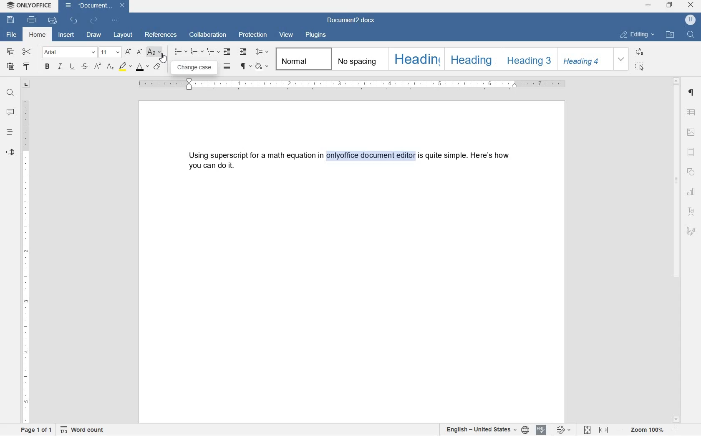  I want to click on restore, so click(670, 5).